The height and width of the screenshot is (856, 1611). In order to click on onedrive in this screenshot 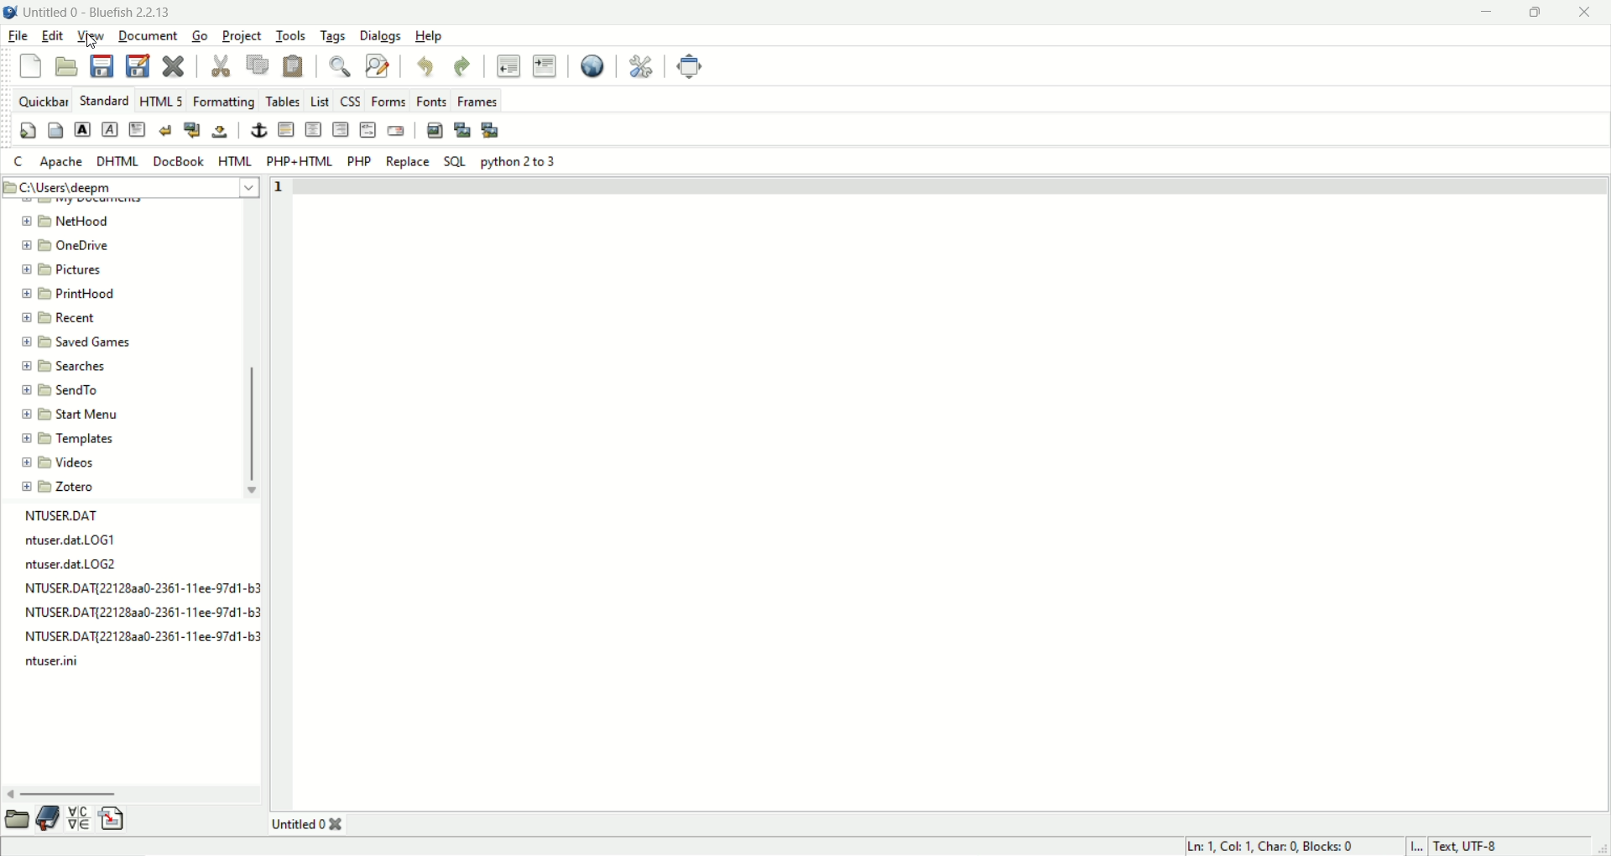, I will do `click(69, 245)`.